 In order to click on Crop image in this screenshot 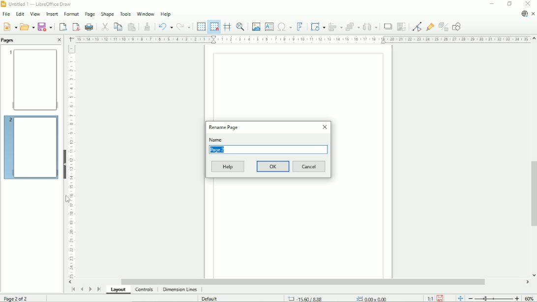, I will do `click(401, 27)`.